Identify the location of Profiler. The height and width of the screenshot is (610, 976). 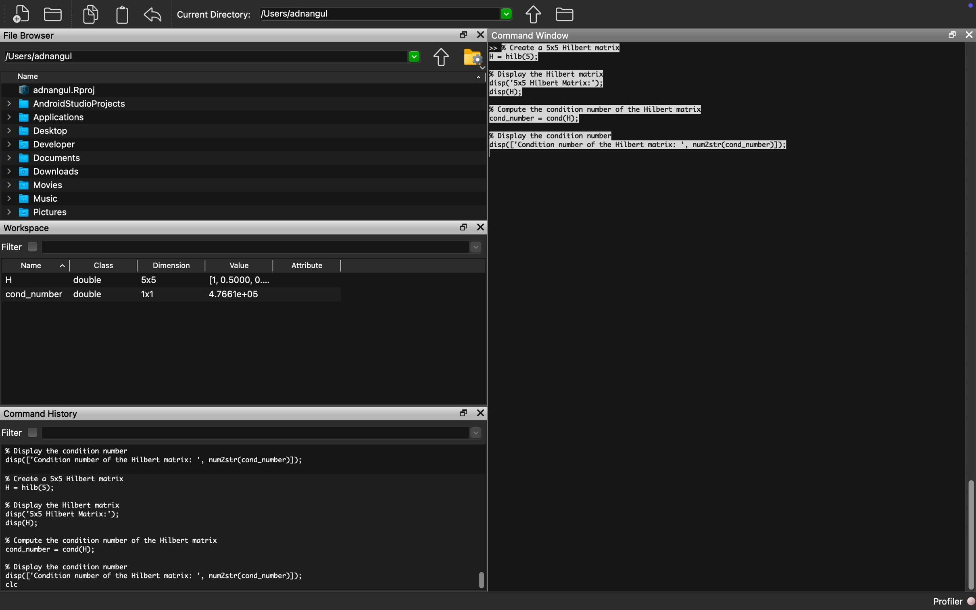
(955, 602).